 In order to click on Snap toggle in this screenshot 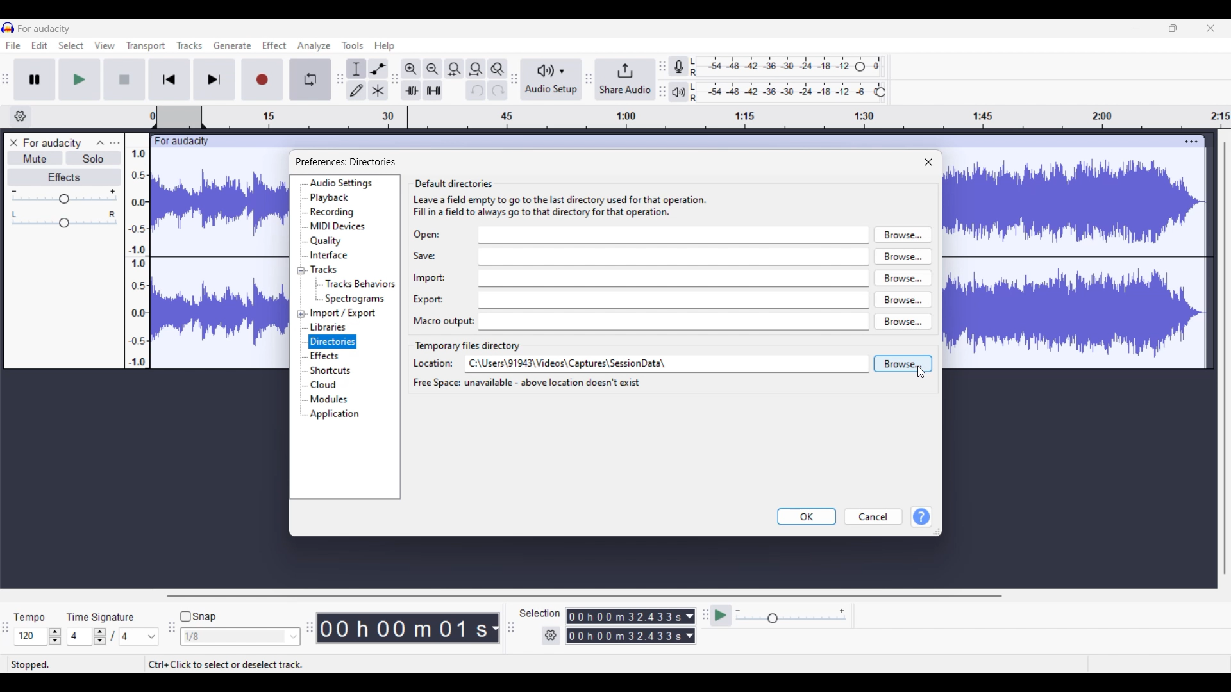, I will do `click(199, 616)`.